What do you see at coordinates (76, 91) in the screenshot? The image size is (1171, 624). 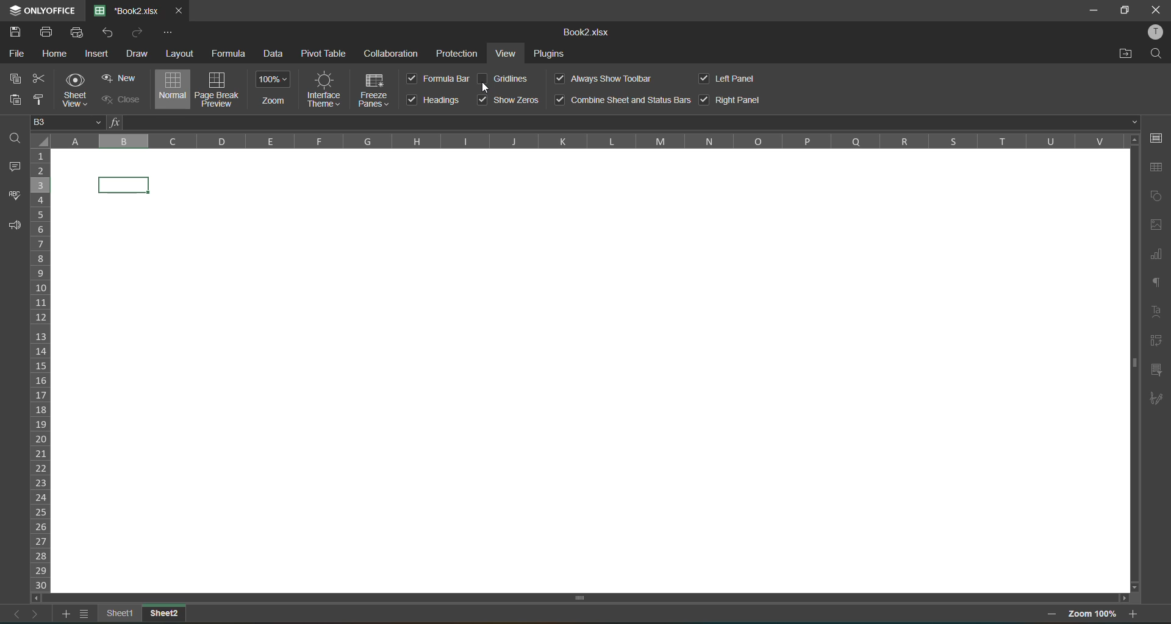 I see `sheet view` at bounding box center [76, 91].